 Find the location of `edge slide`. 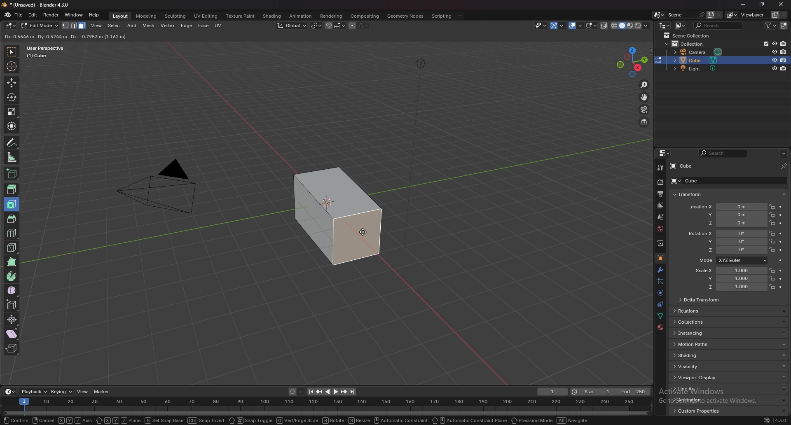

edge slide is located at coordinates (13, 305).